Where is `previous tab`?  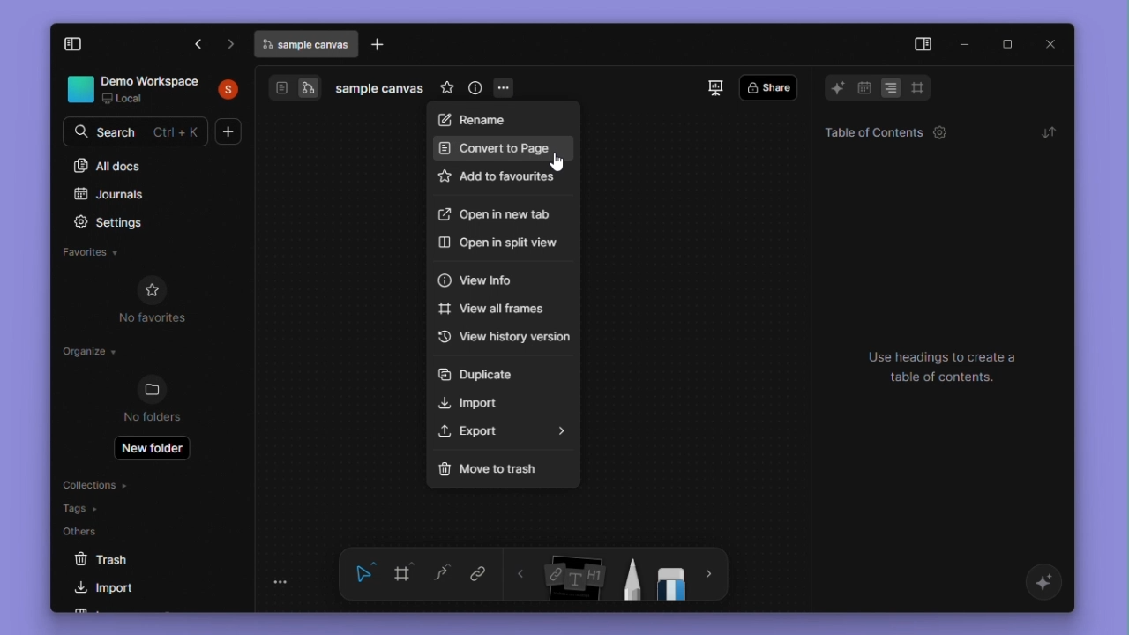 previous tab is located at coordinates (199, 46).